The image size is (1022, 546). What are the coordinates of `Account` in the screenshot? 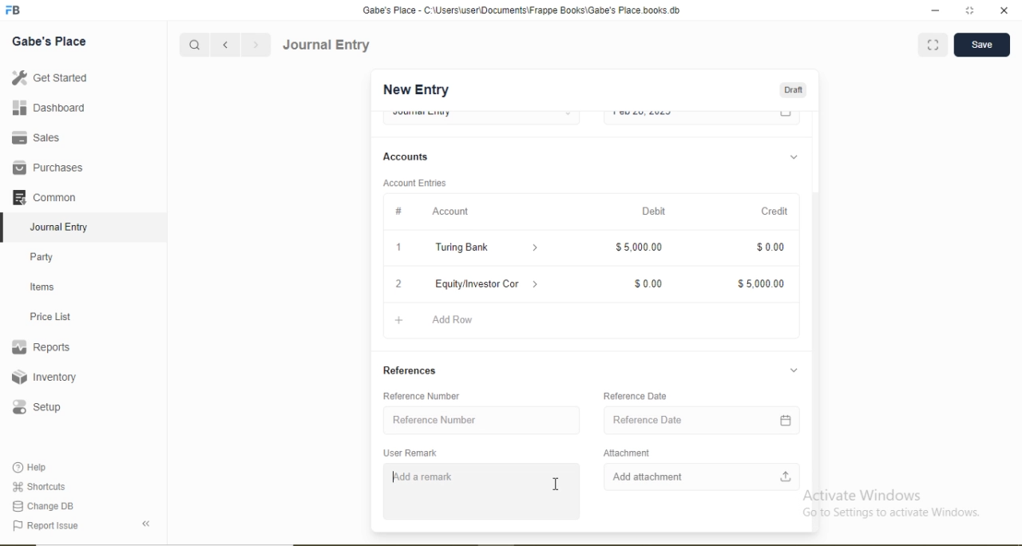 It's located at (452, 211).